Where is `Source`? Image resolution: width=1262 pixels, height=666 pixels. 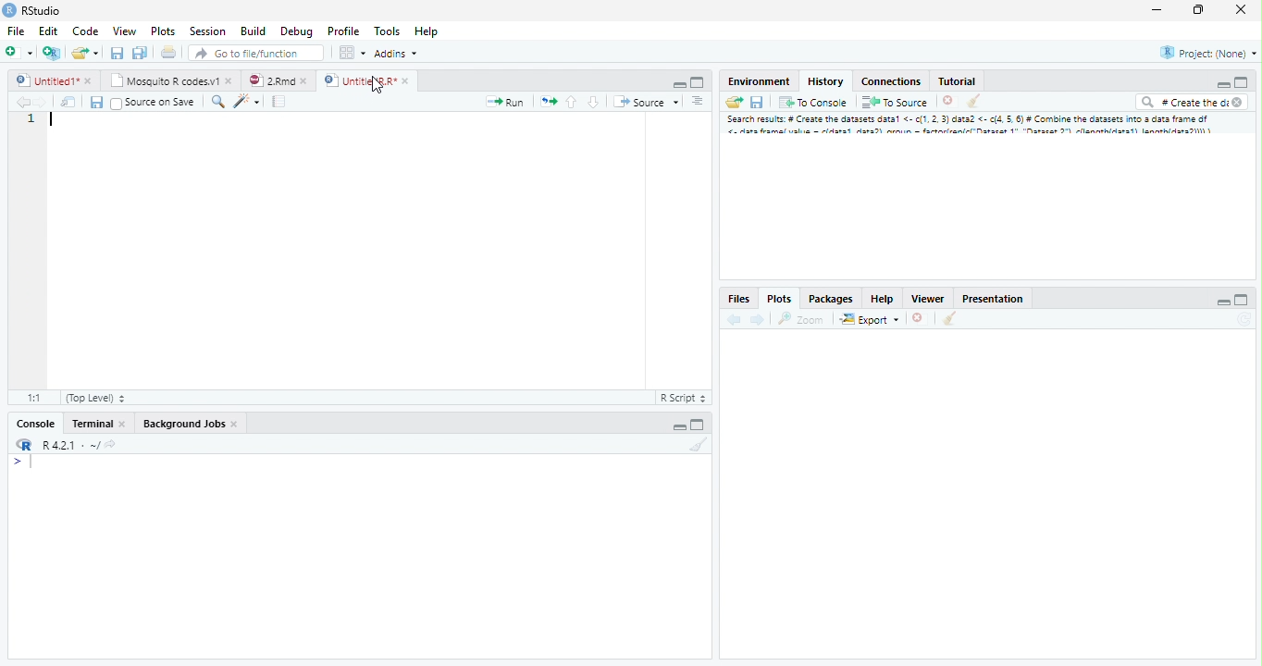 Source is located at coordinates (646, 104).